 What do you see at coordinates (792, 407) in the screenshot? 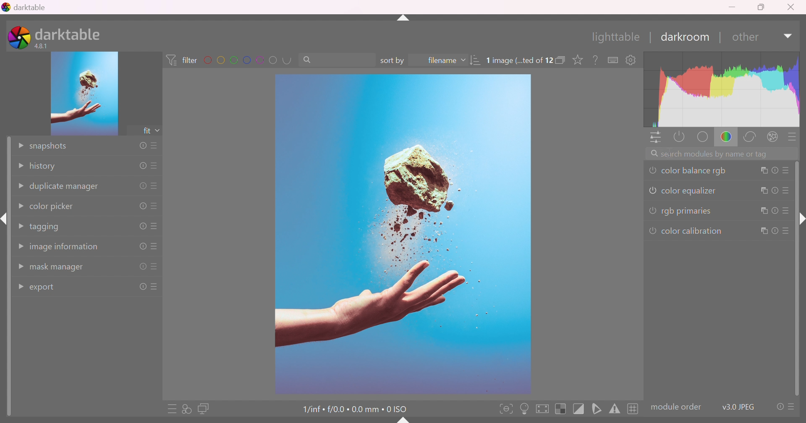
I see `presets` at bounding box center [792, 407].